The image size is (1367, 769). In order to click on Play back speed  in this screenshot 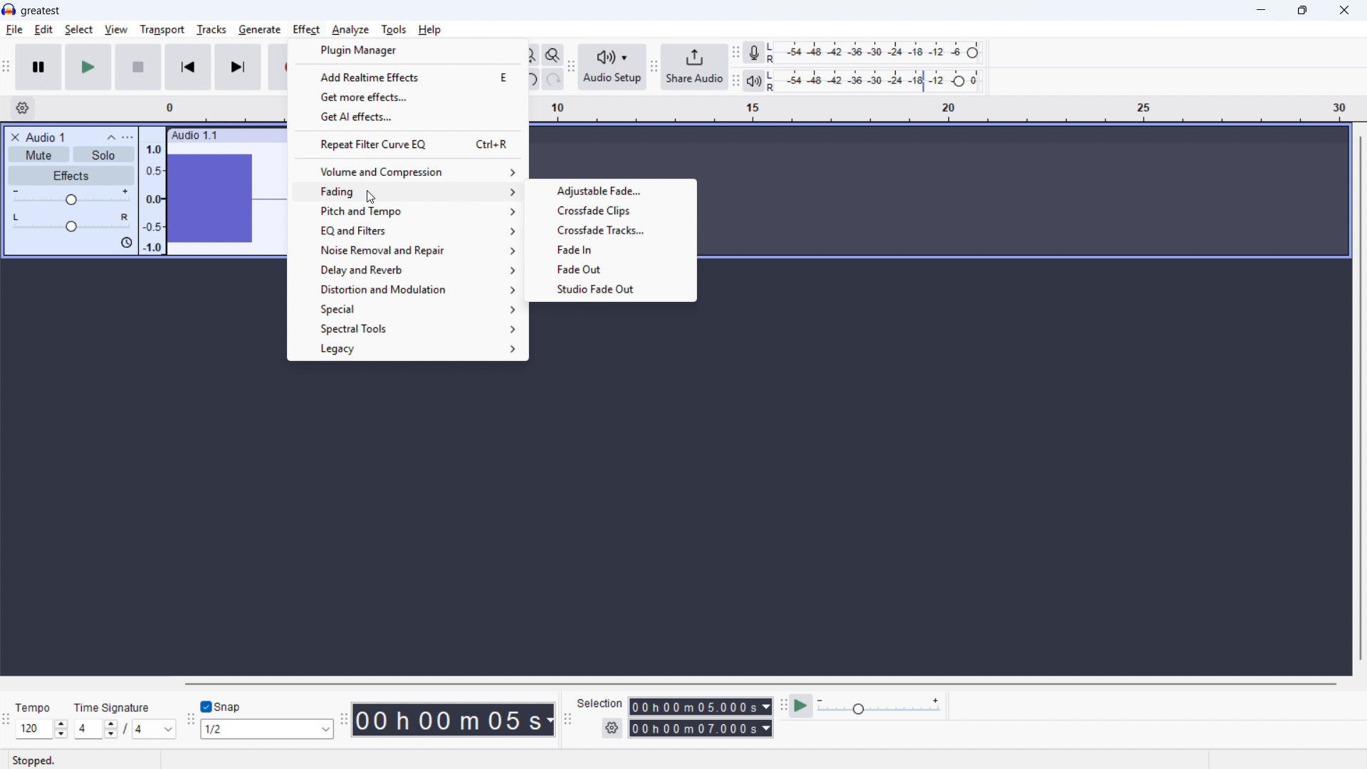, I will do `click(881, 706)`.